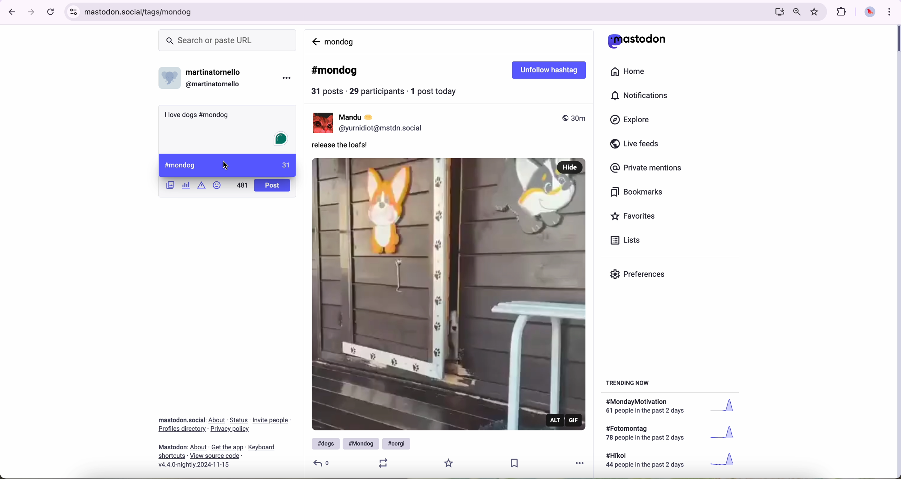 The height and width of the screenshot is (479, 901). Describe the element at coordinates (172, 456) in the screenshot. I see `link` at that location.